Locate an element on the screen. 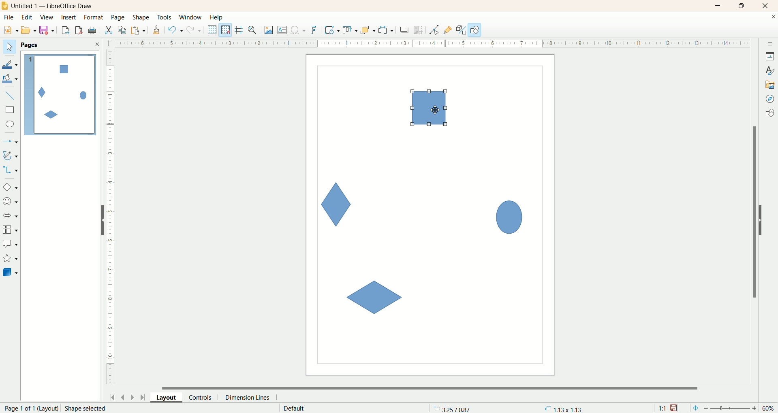 This screenshot has height=413, width=778. view is located at coordinates (47, 17).